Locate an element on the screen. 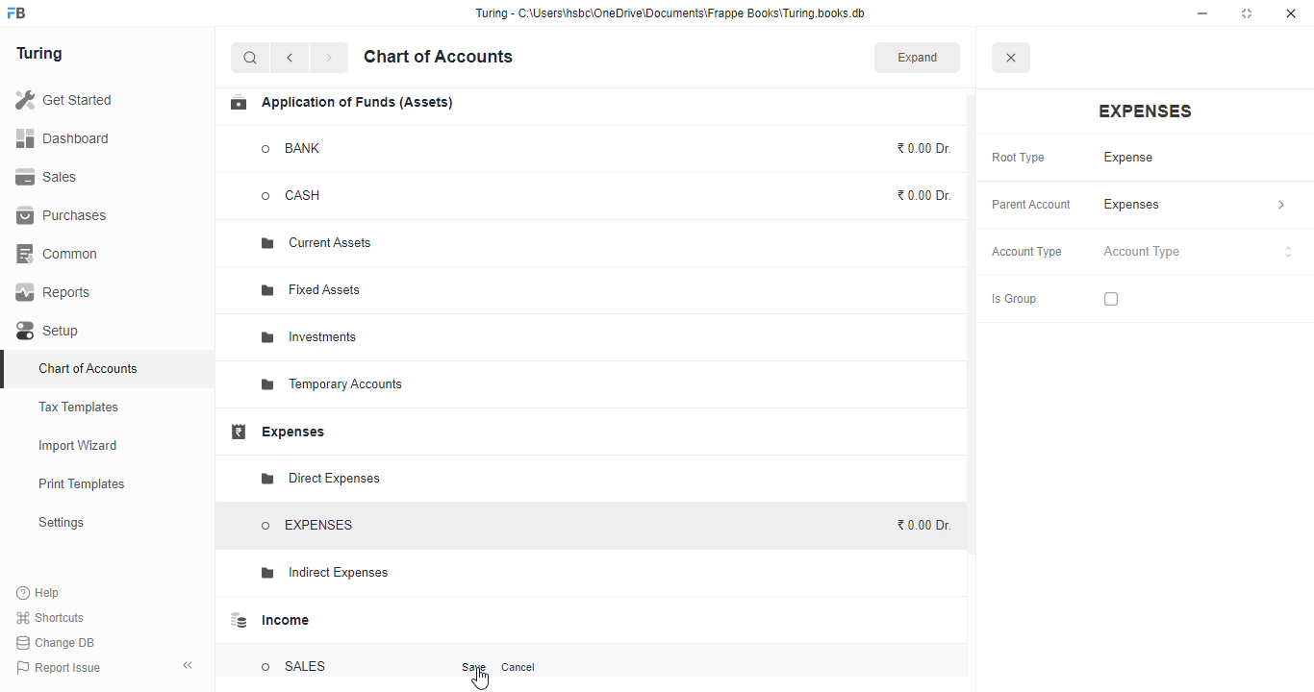 The height and width of the screenshot is (692, 1314). root type is located at coordinates (1019, 159).